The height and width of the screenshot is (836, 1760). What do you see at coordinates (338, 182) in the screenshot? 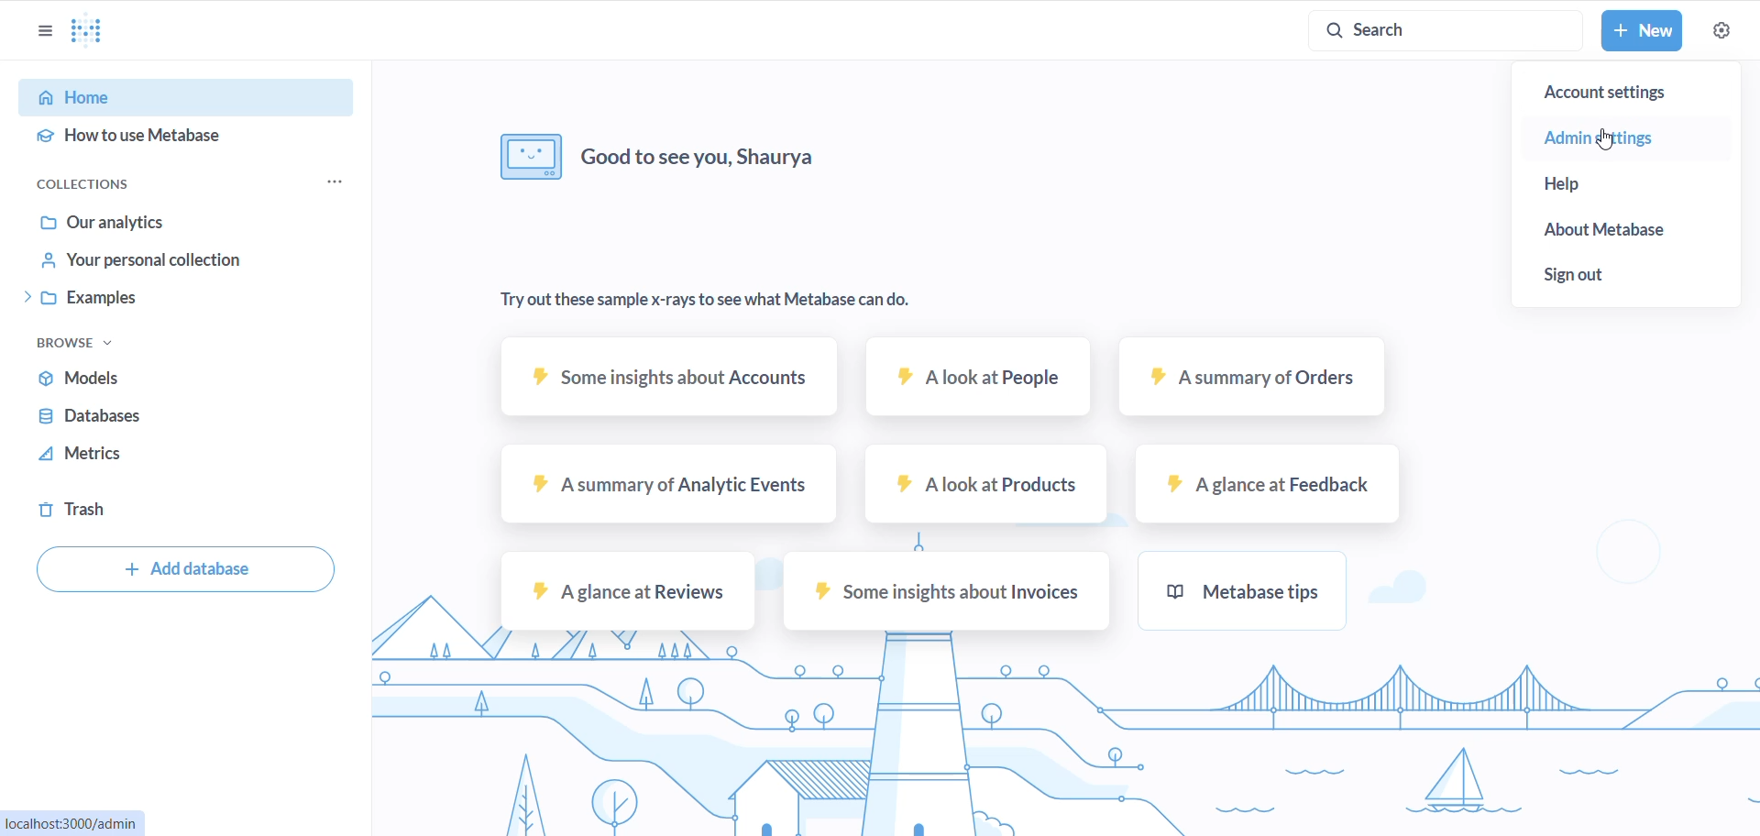
I see `COLLECTION OPTIONS` at bounding box center [338, 182].